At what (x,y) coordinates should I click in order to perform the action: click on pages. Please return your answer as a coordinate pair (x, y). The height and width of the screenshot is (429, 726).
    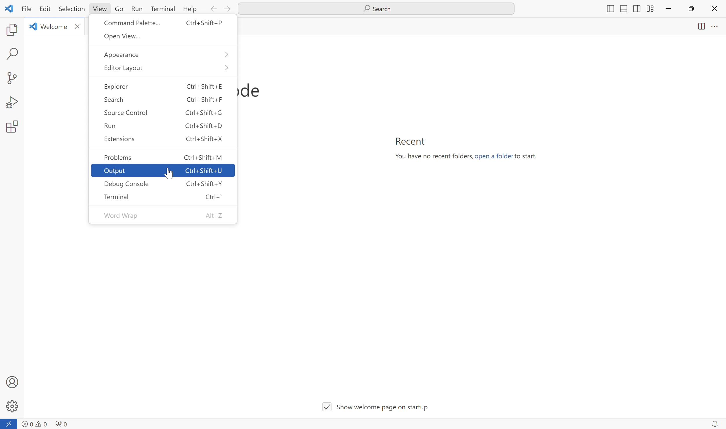
    Looking at the image, I should click on (692, 29).